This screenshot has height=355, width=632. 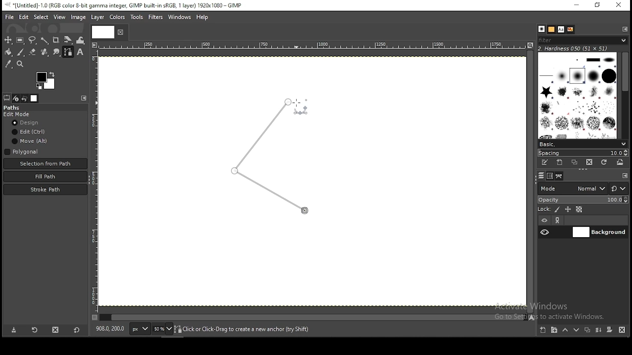 I want to click on refresh  tool preset, so click(x=34, y=331).